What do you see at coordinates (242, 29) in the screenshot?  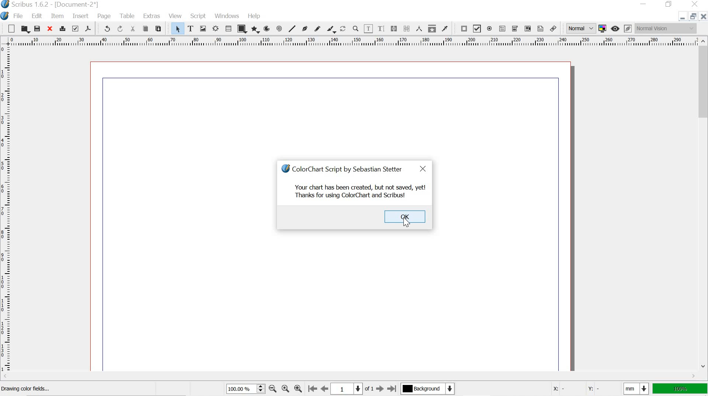 I see `shape` at bounding box center [242, 29].